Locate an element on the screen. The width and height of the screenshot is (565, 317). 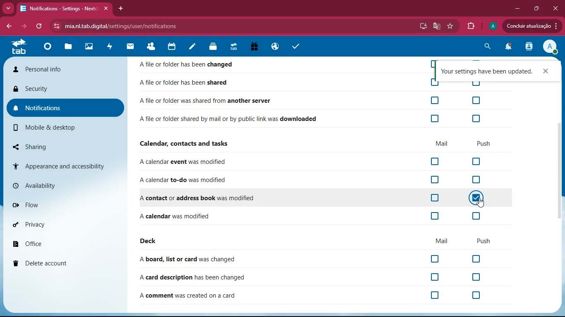
tab is located at coordinates (18, 47).